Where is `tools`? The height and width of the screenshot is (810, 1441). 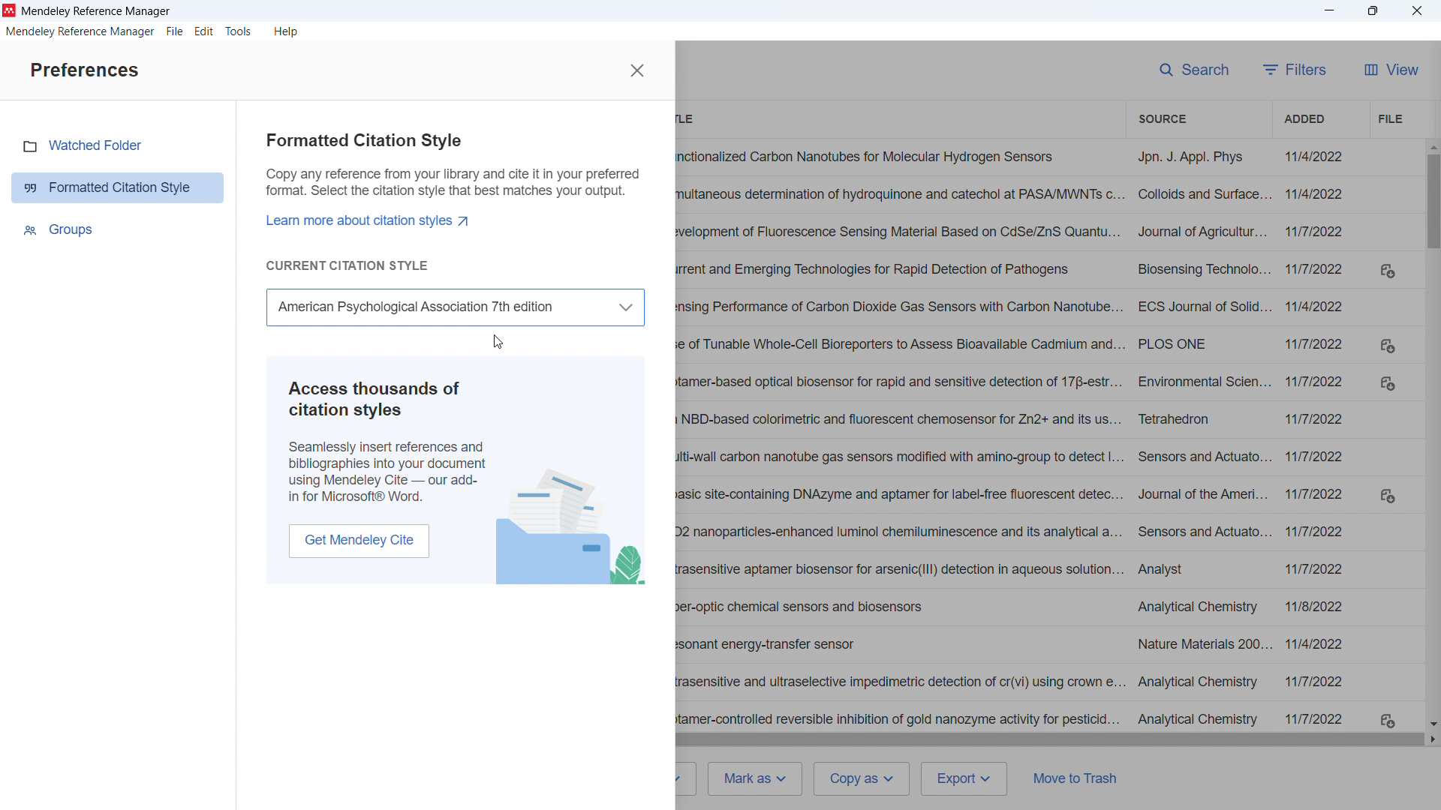
tools is located at coordinates (239, 31).